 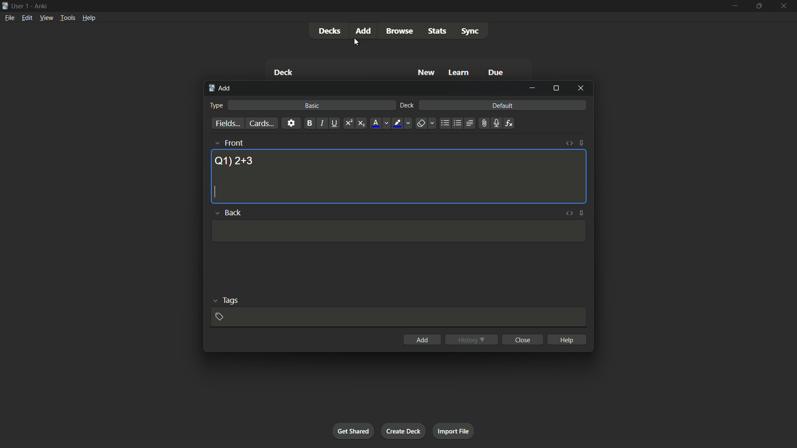 What do you see at coordinates (231, 299) in the screenshot?
I see `tags` at bounding box center [231, 299].